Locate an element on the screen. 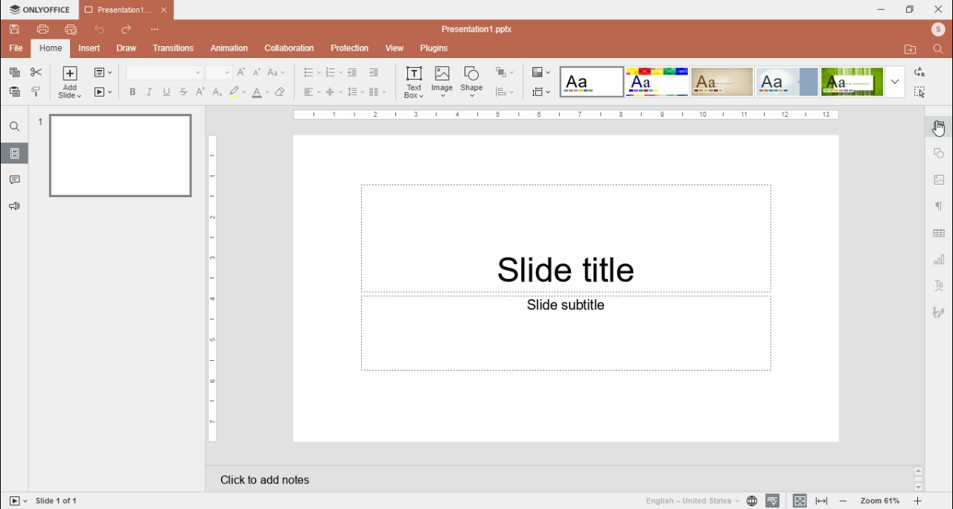 The width and height of the screenshot is (953, 509). set document language is located at coordinates (752, 502).